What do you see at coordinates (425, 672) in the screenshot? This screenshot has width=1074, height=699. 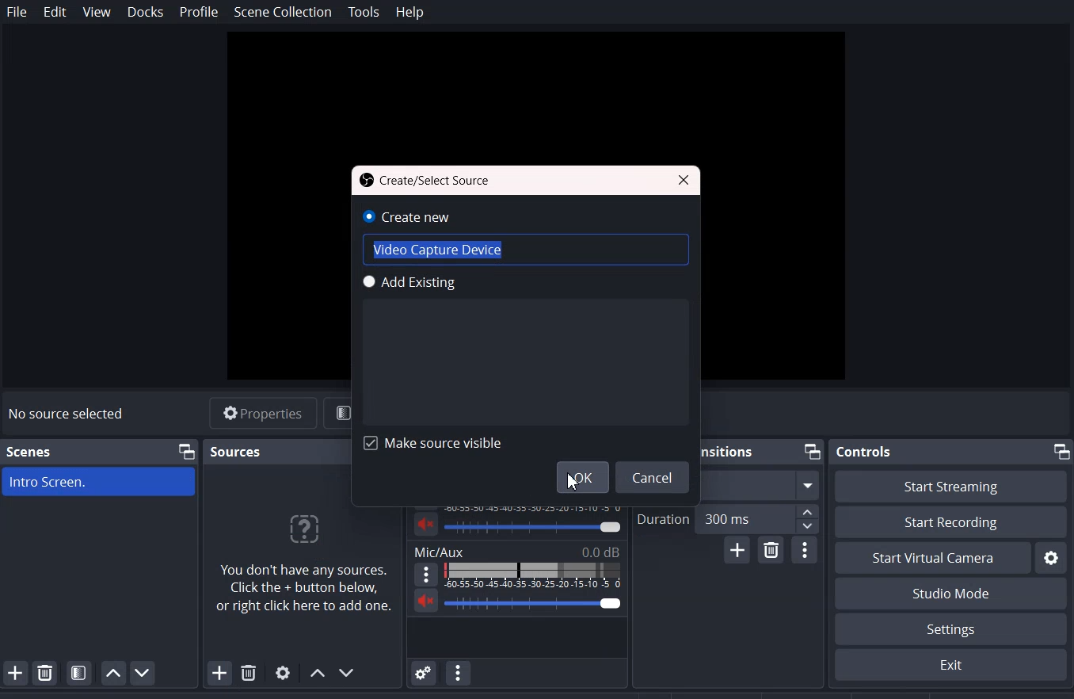 I see `Advance audio properties` at bounding box center [425, 672].